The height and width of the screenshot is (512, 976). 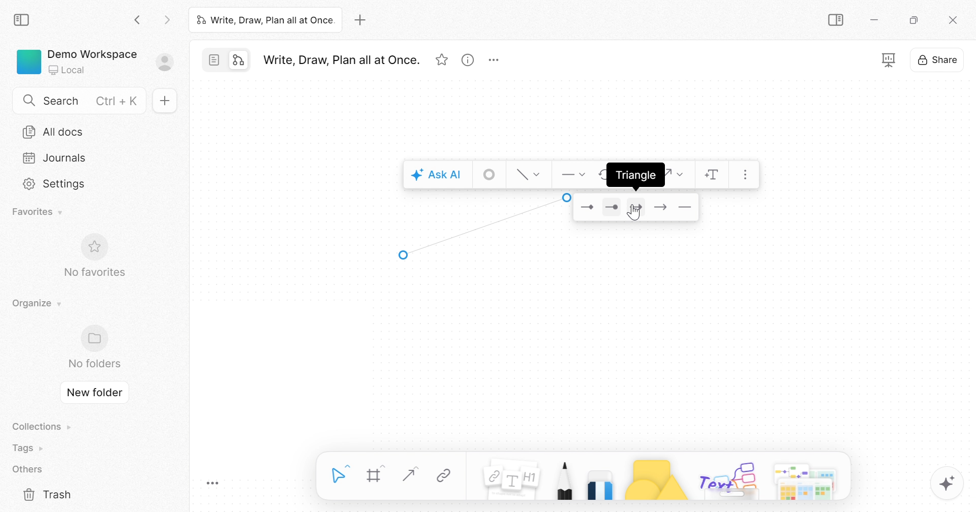 What do you see at coordinates (40, 427) in the screenshot?
I see `Collections` at bounding box center [40, 427].